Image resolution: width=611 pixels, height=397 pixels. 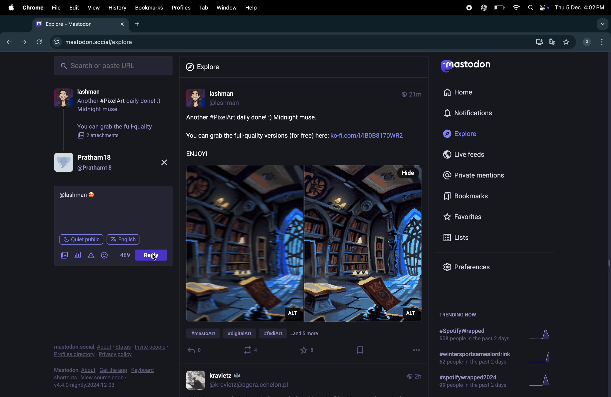 What do you see at coordinates (139, 24) in the screenshot?
I see `add tab` at bounding box center [139, 24].